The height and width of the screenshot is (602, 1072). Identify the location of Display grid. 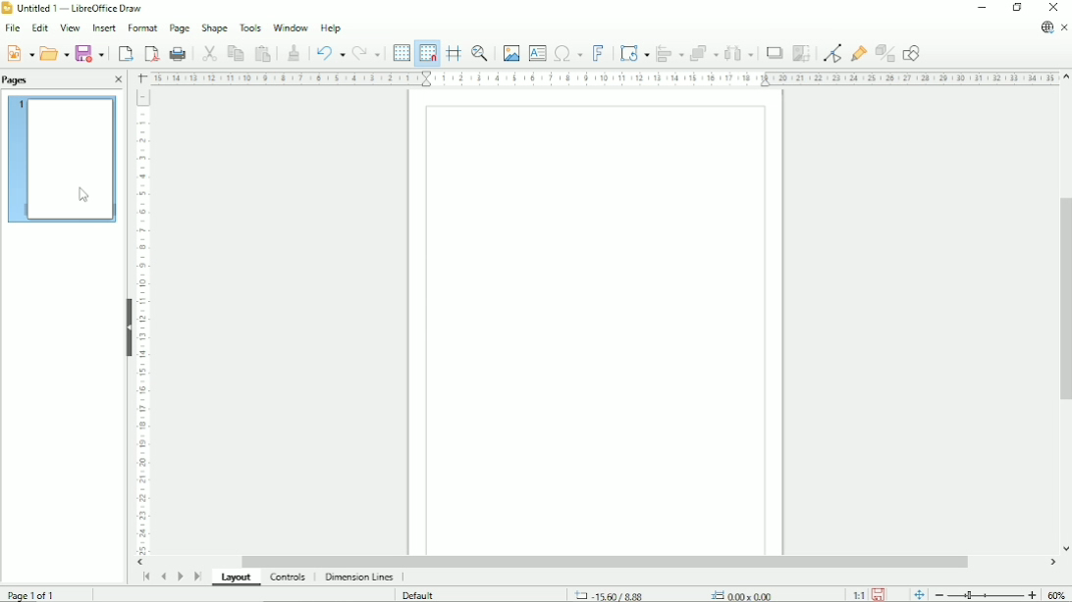
(401, 52).